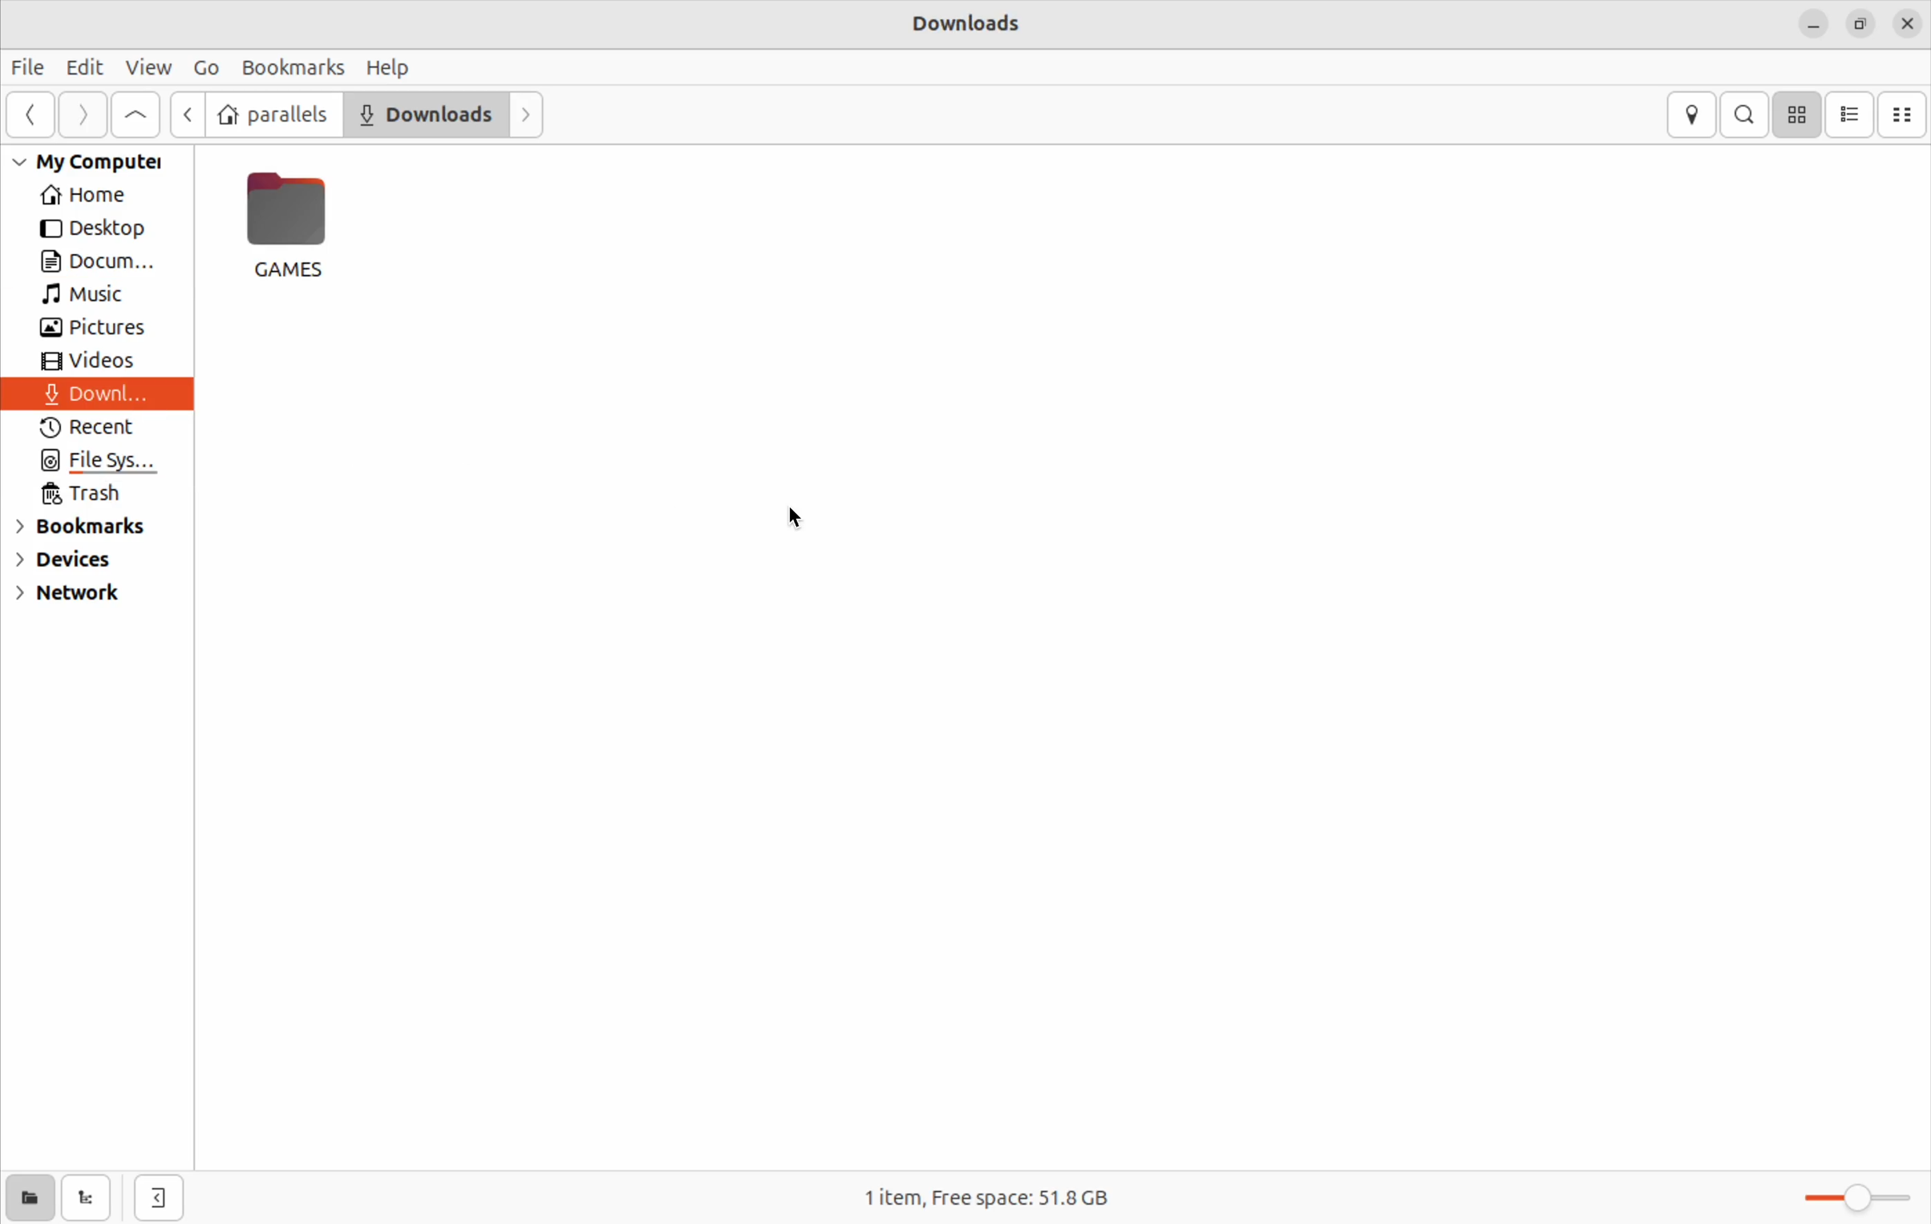  What do you see at coordinates (427, 114) in the screenshot?
I see `documents` at bounding box center [427, 114].